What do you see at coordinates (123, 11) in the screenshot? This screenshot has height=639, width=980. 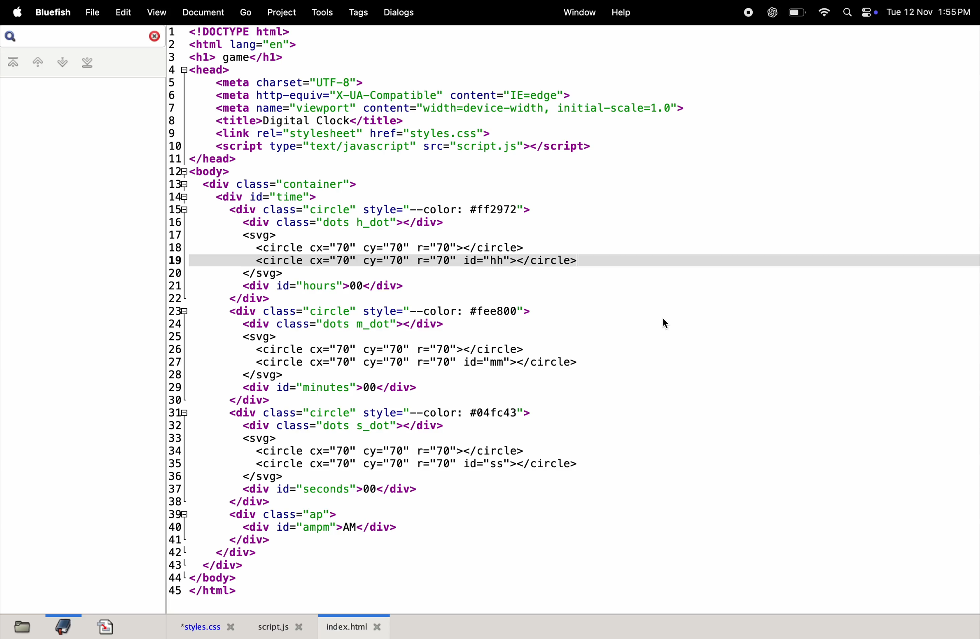 I see `edit` at bounding box center [123, 11].